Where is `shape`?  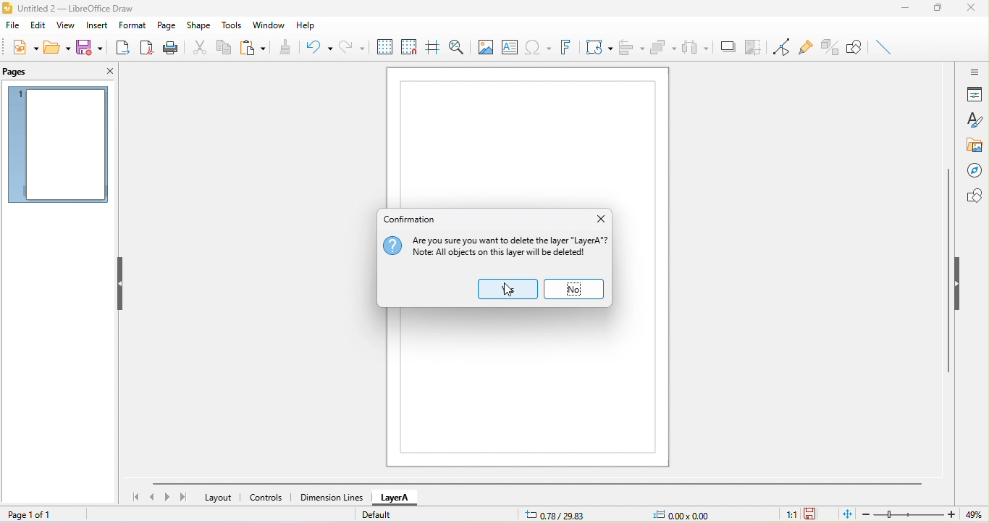 shape is located at coordinates (198, 24).